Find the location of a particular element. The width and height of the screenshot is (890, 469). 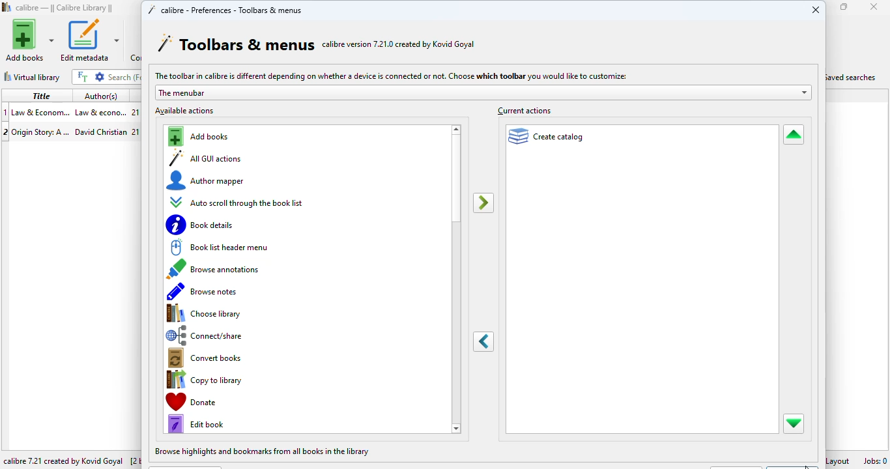

calibre library is located at coordinates (65, 8).